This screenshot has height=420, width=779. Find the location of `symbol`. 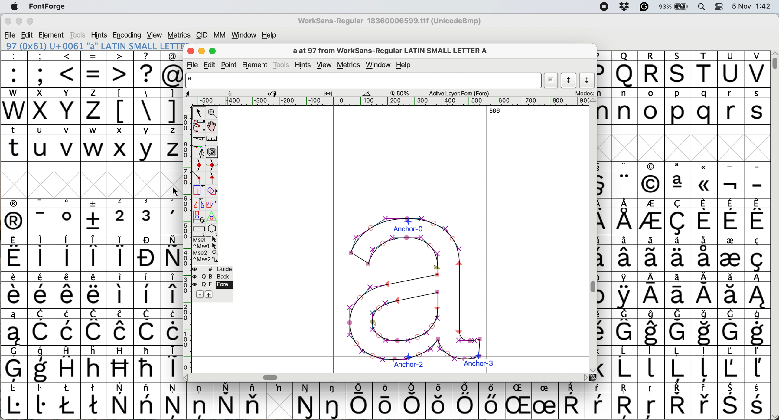

symbol is located at coordinates (756, 364).